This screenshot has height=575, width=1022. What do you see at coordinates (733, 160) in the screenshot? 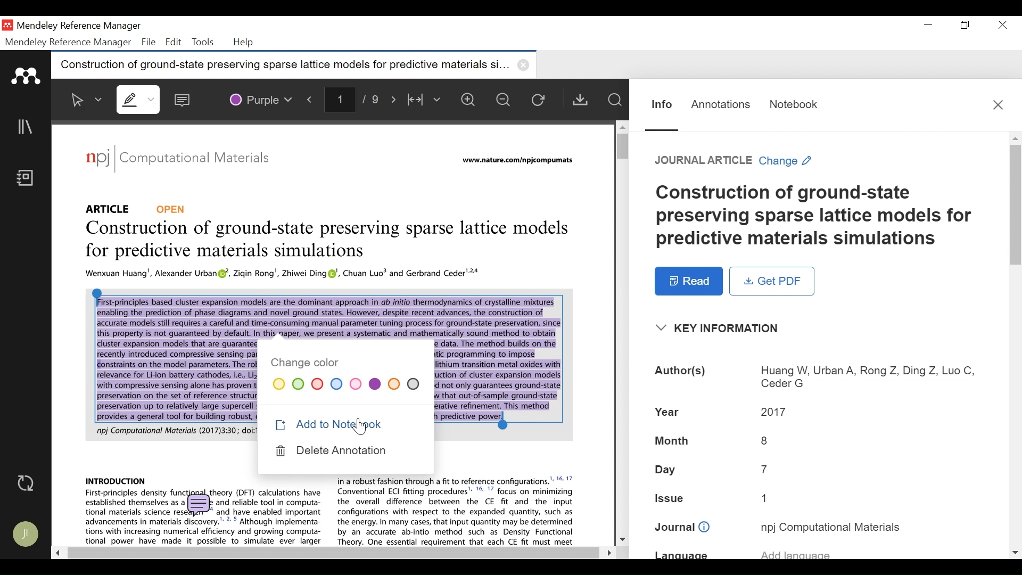
I see `Change Reference Type` at bounding box center [733, 160].